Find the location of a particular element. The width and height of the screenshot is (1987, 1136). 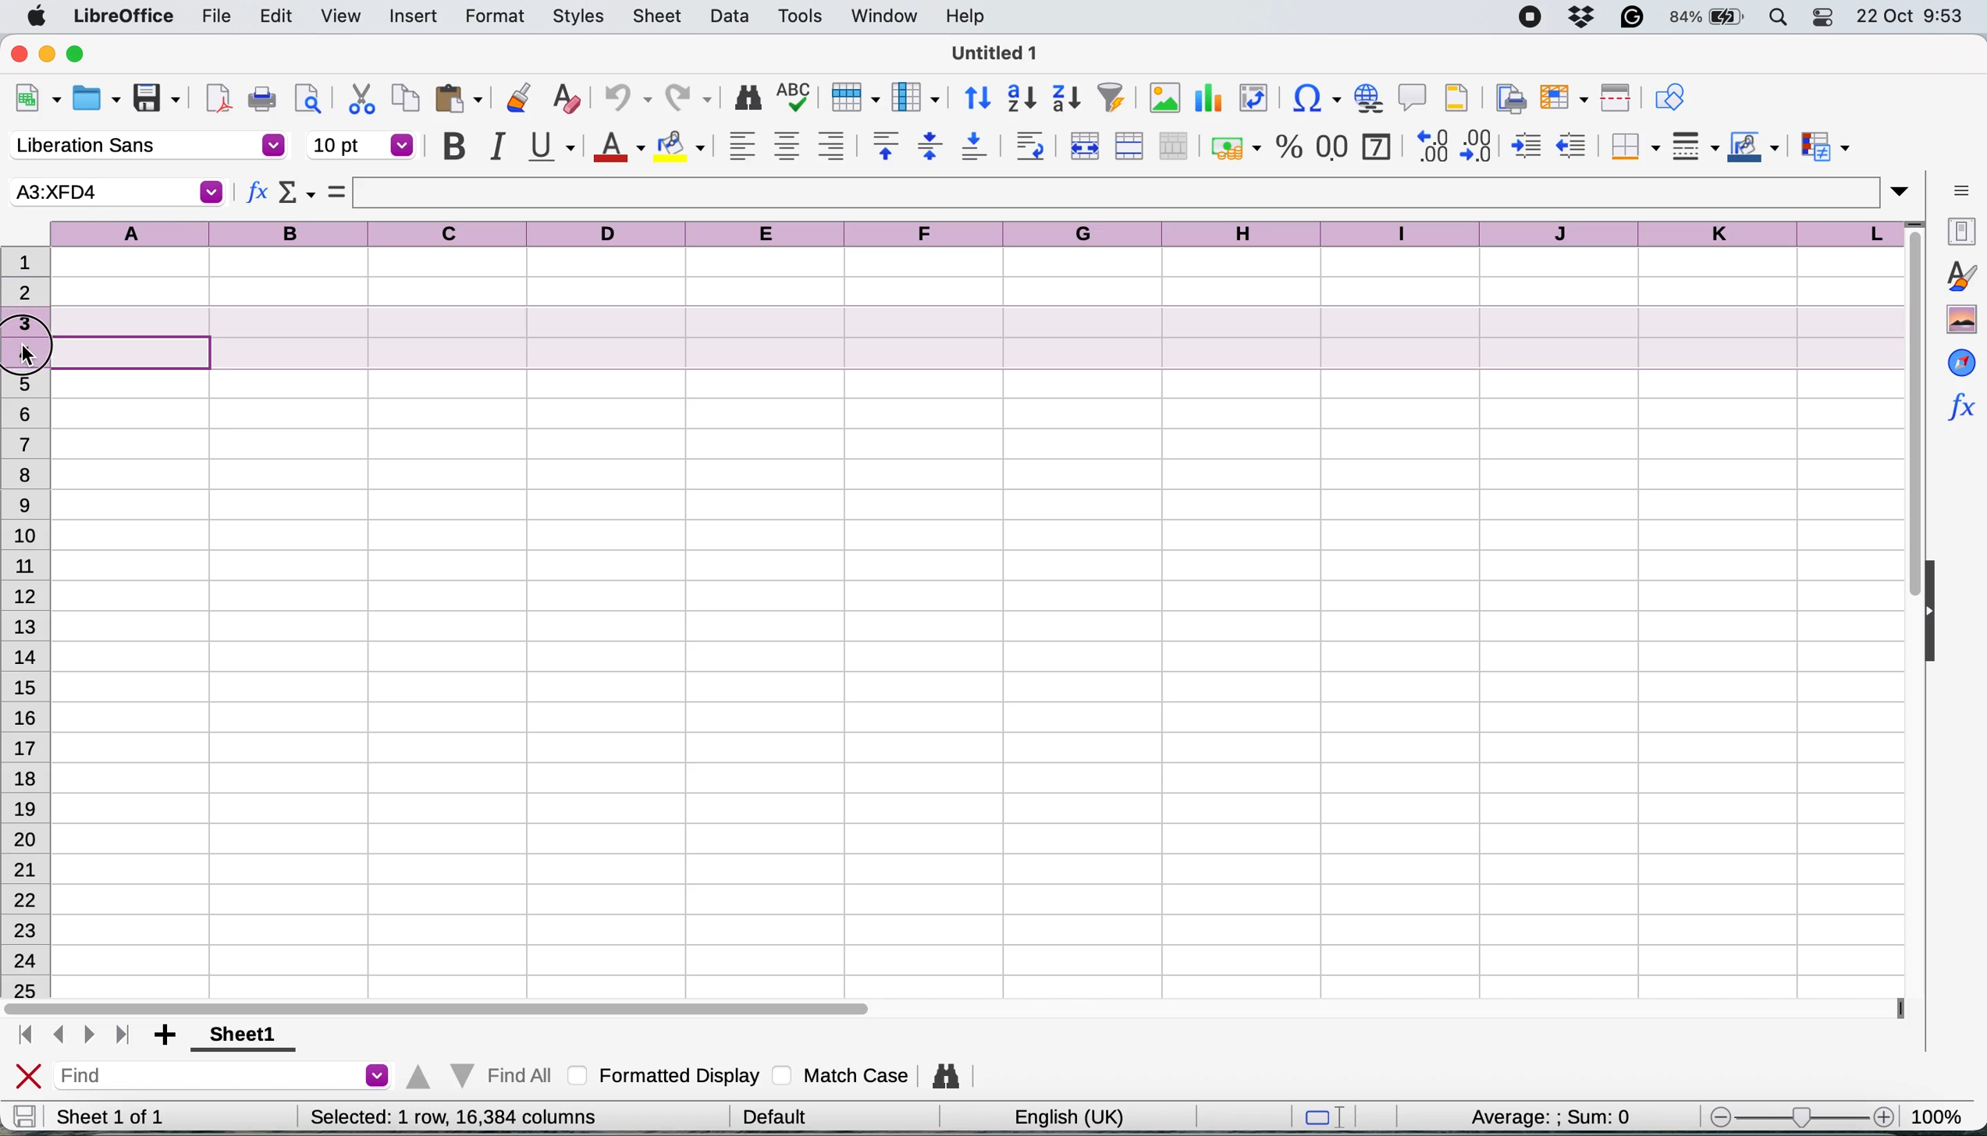

average : : sum: 0 is located at coordinates (1530, 1114).